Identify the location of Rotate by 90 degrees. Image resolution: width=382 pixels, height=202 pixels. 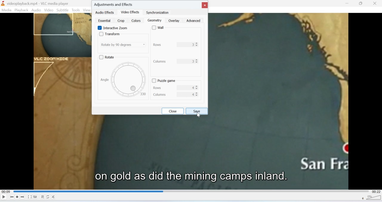
(124, 44).